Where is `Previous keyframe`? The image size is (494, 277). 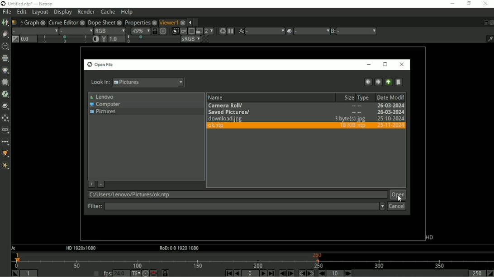 Previous keyframe is located at coordinates (301, 273).